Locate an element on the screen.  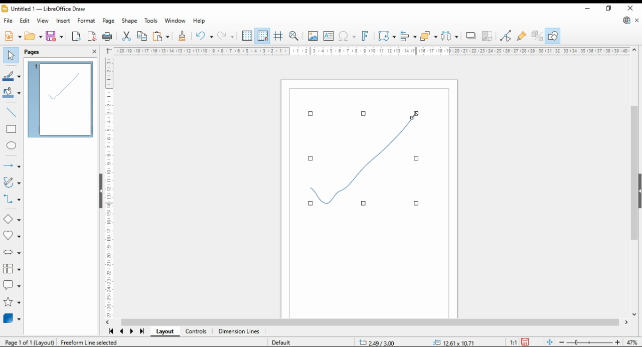
shape is located at coordinates (130, 21).